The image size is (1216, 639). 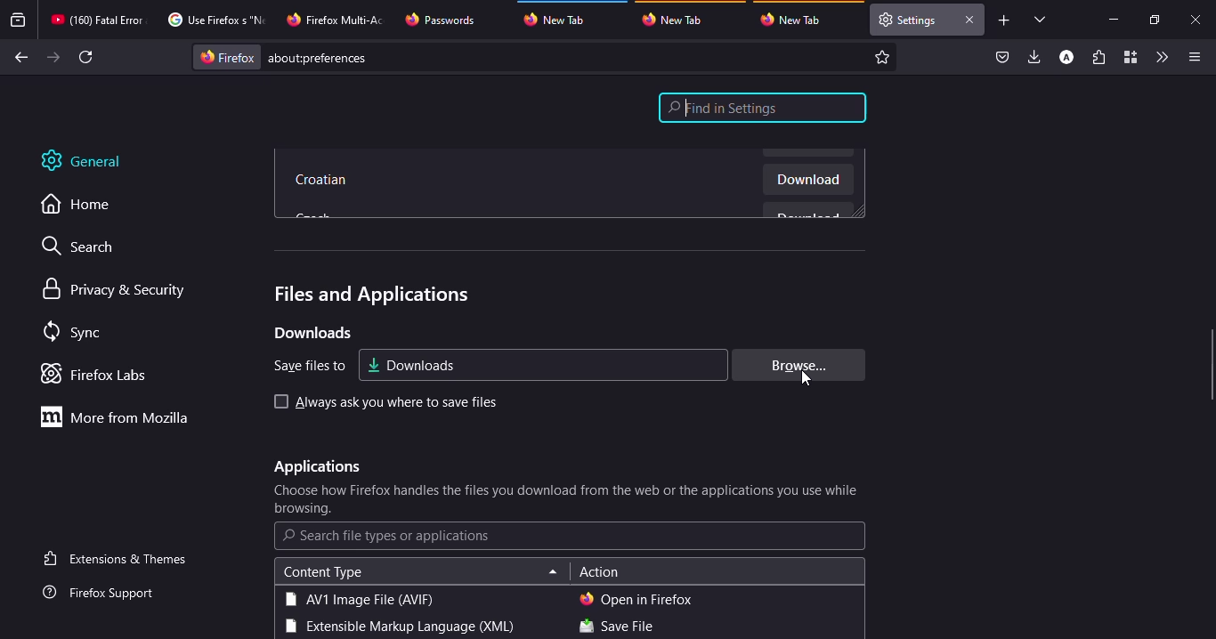 I want to click on add tab, so click(x=1004, y=20).